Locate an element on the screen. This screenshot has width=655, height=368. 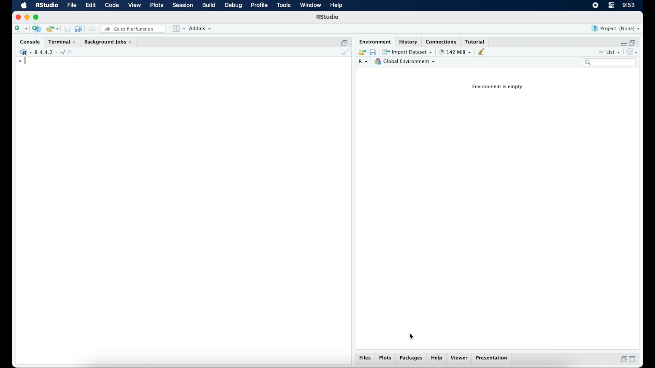
refresh is located at coordinates (633, 51).